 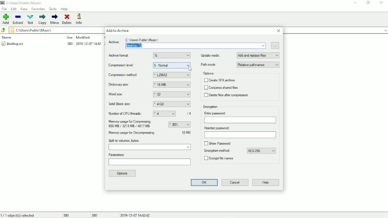 I want to click on 4, so click(x=165, y=114).